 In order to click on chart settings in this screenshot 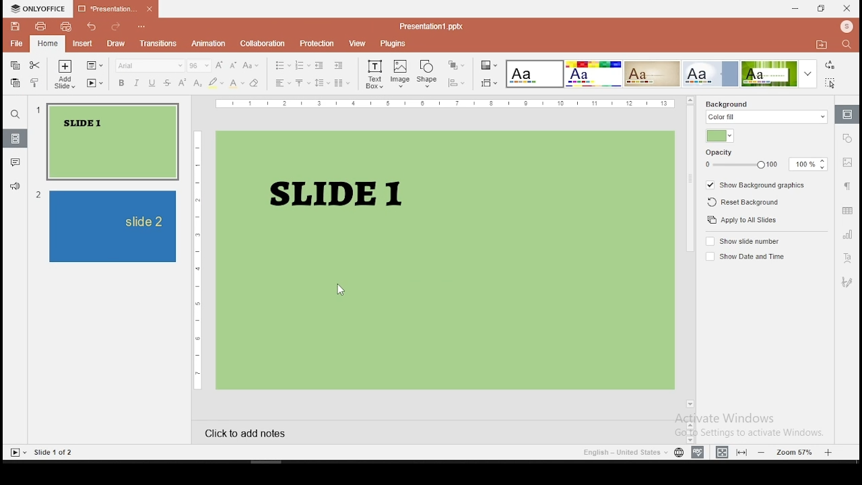, I will do `click(847, 235)`.